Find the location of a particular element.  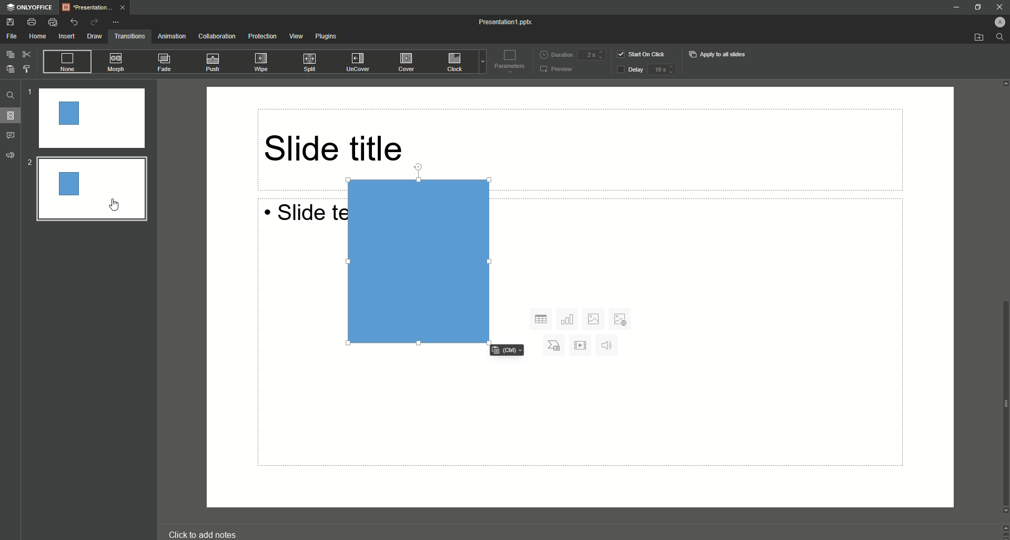

Rectangle in Slide 2 is located at coordinates (419, 261).